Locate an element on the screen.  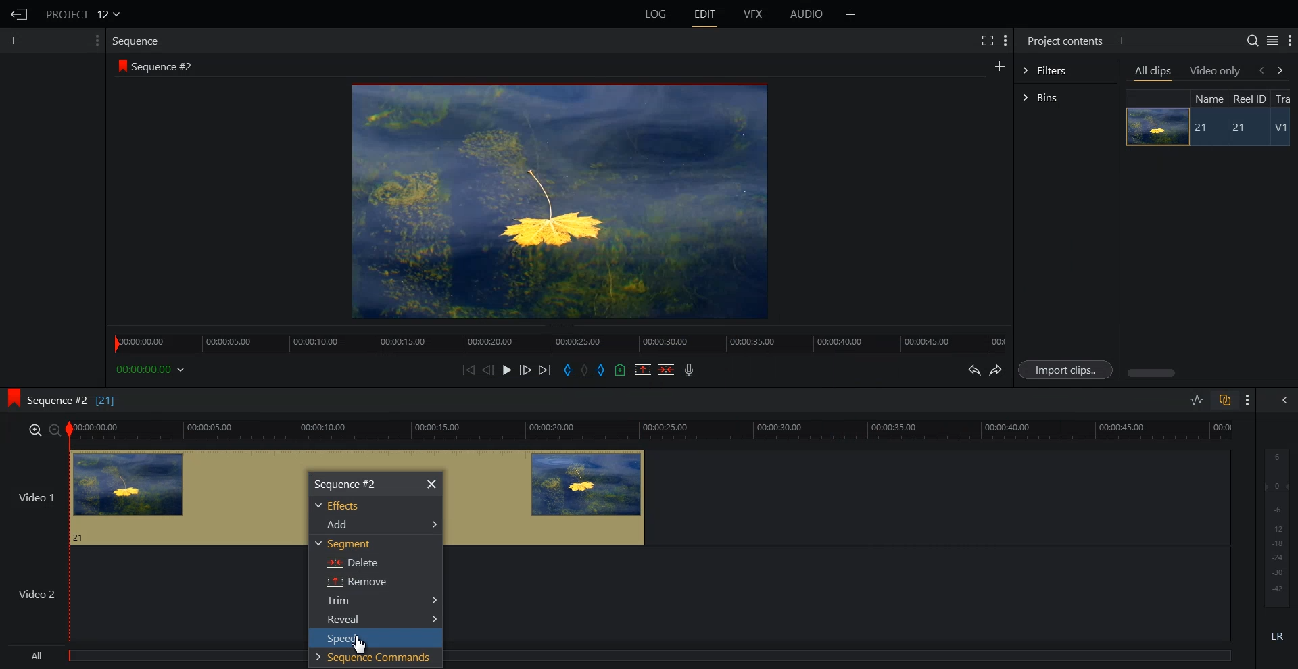
Move forward is located at coordinates (546, 370).